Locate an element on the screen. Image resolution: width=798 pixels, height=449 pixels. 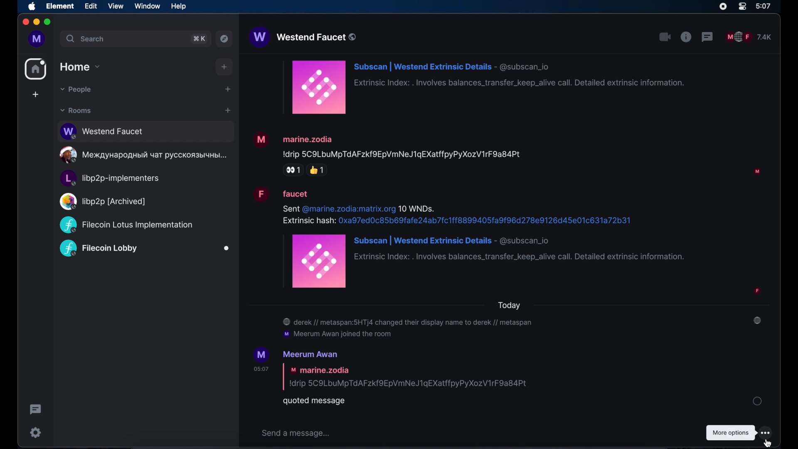
message is located at coordinates (511, 240).